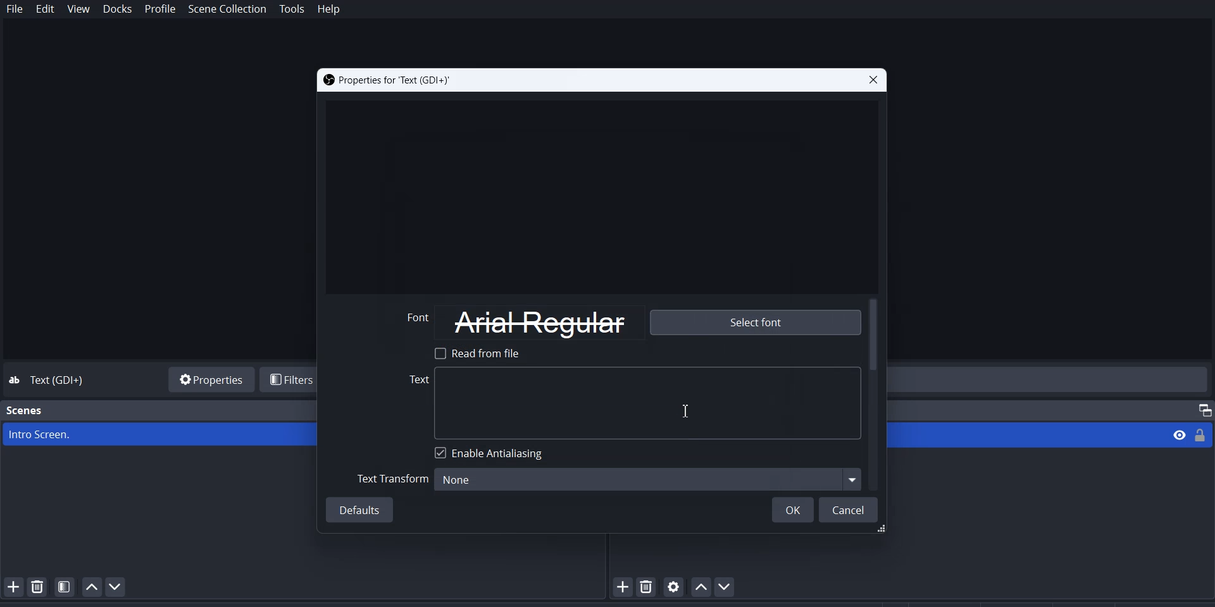 The image size is (1215, 607). What do you see at coordinates (38, 586) in the screenshot?
I see `Remove Selected Scene` at bounding box center [38, 586].